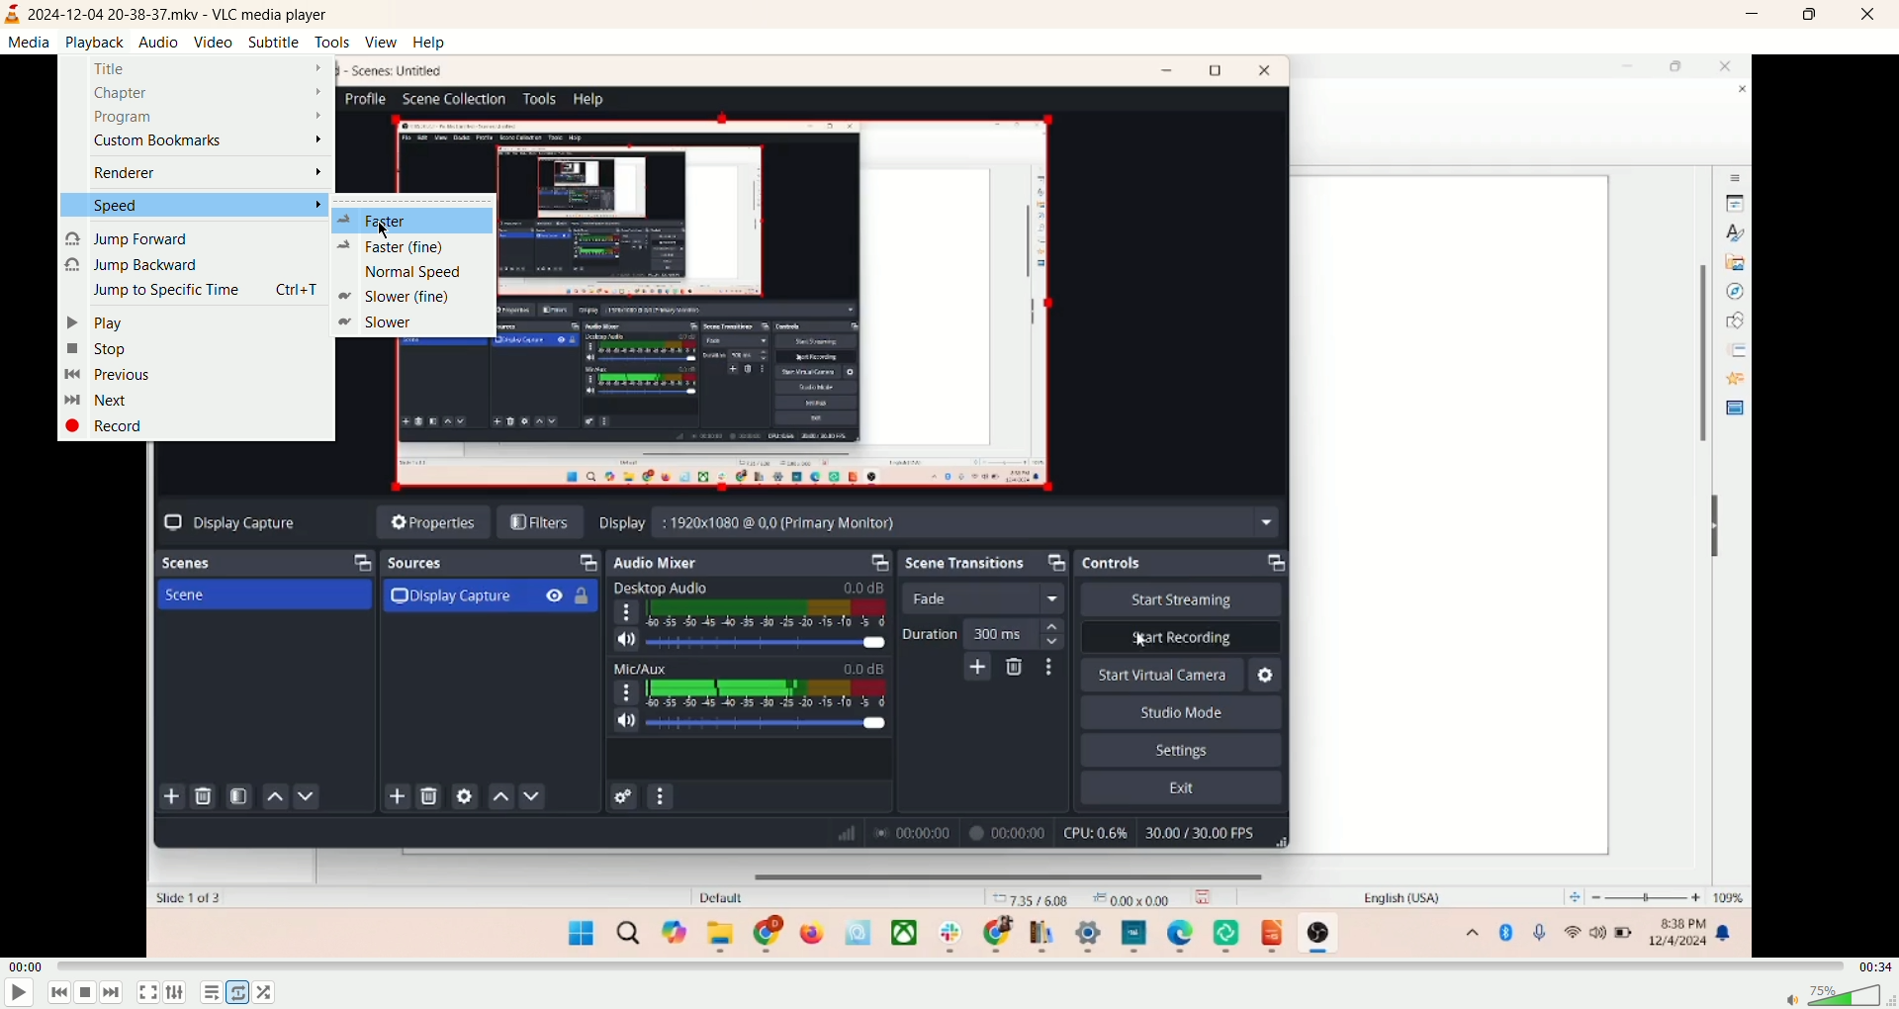  What do you see at coordinates (110, 375) in the screenshot?
I see `previous` at bounding box center [110, 375].